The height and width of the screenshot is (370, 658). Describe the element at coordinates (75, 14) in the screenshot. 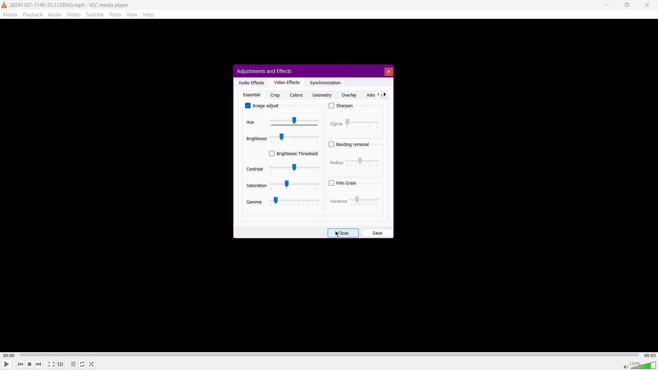

I see `Video` at that location.